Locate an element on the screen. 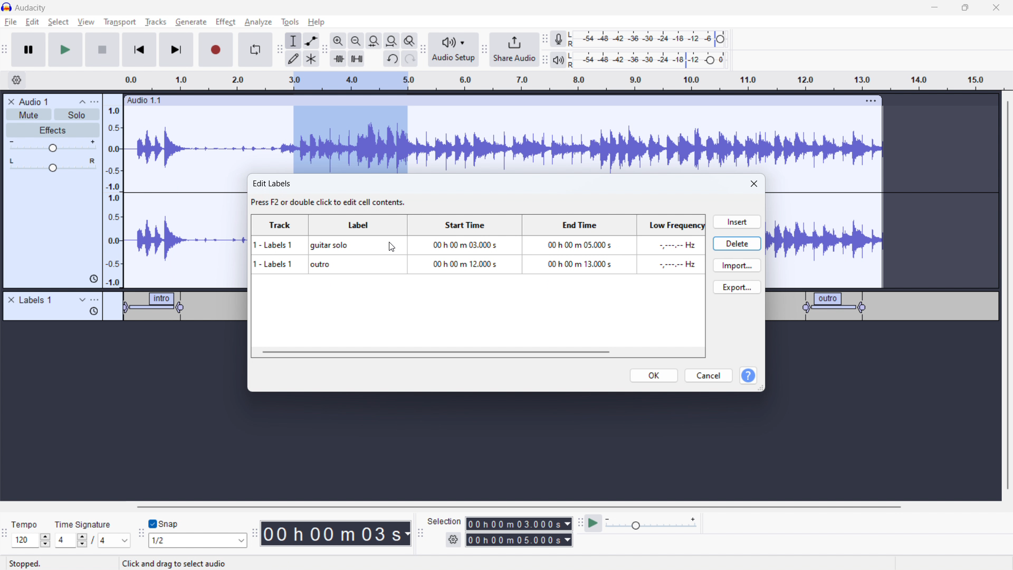 Image resolution: width=1013 pixels, height=570 pixels. low frequency is located at coordinates (670, 255).